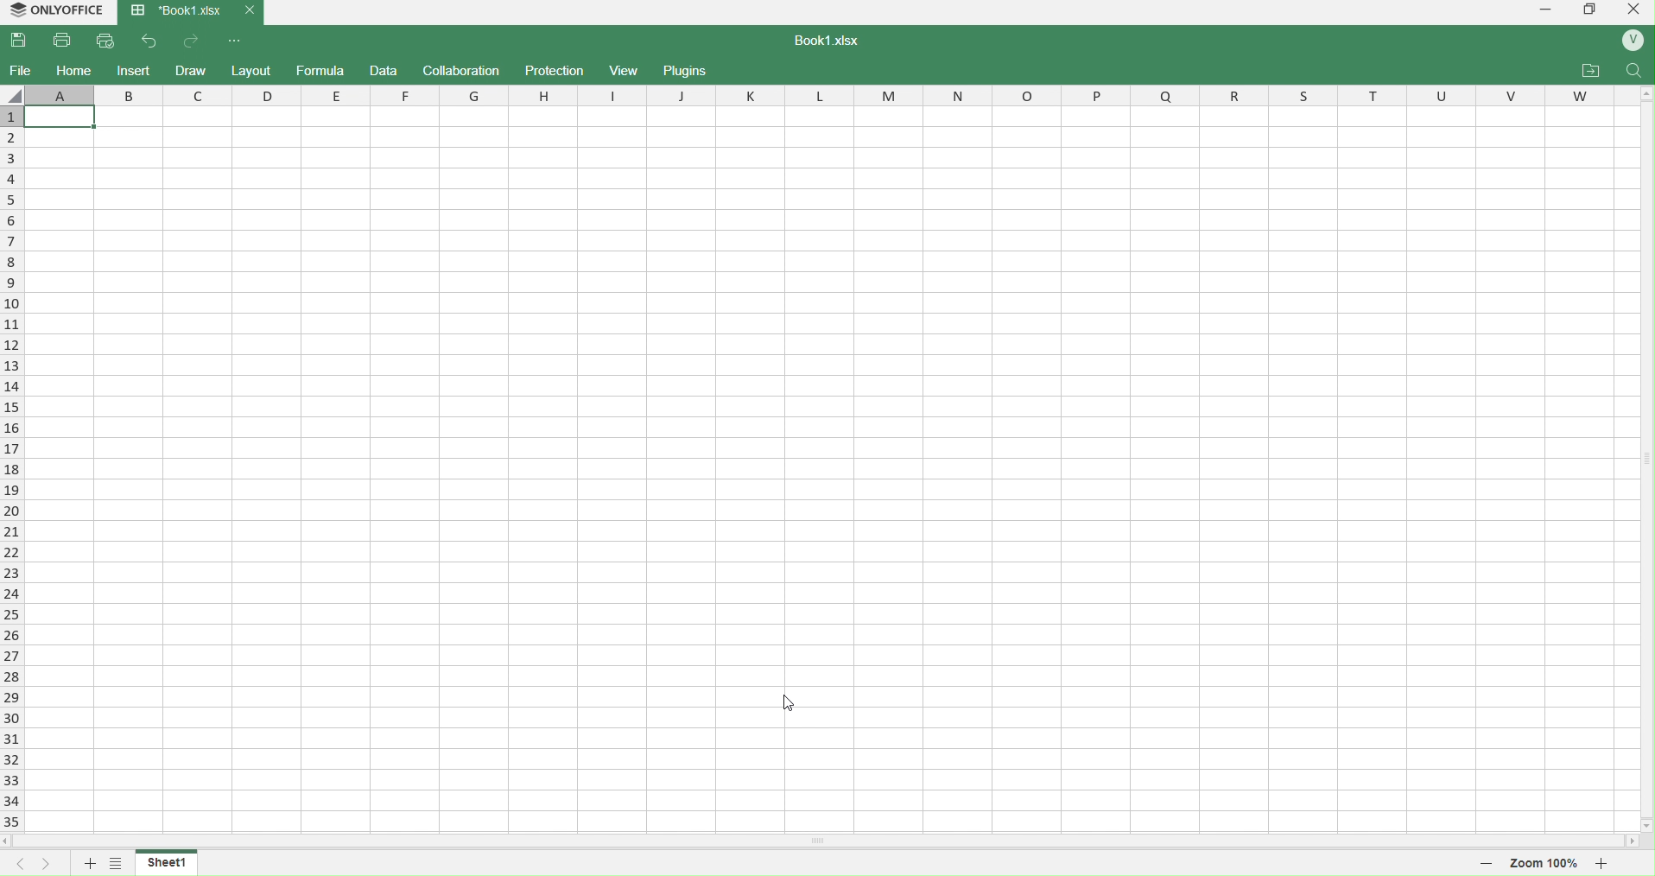 The height and width of the screenshot is (876, 1655). I want to click on move down, so click(1645, 825).